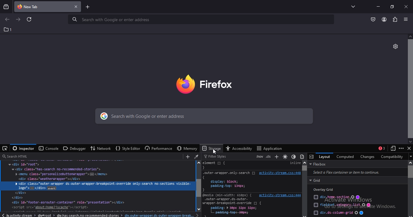  I want to click on current tab, so click(48, 7).